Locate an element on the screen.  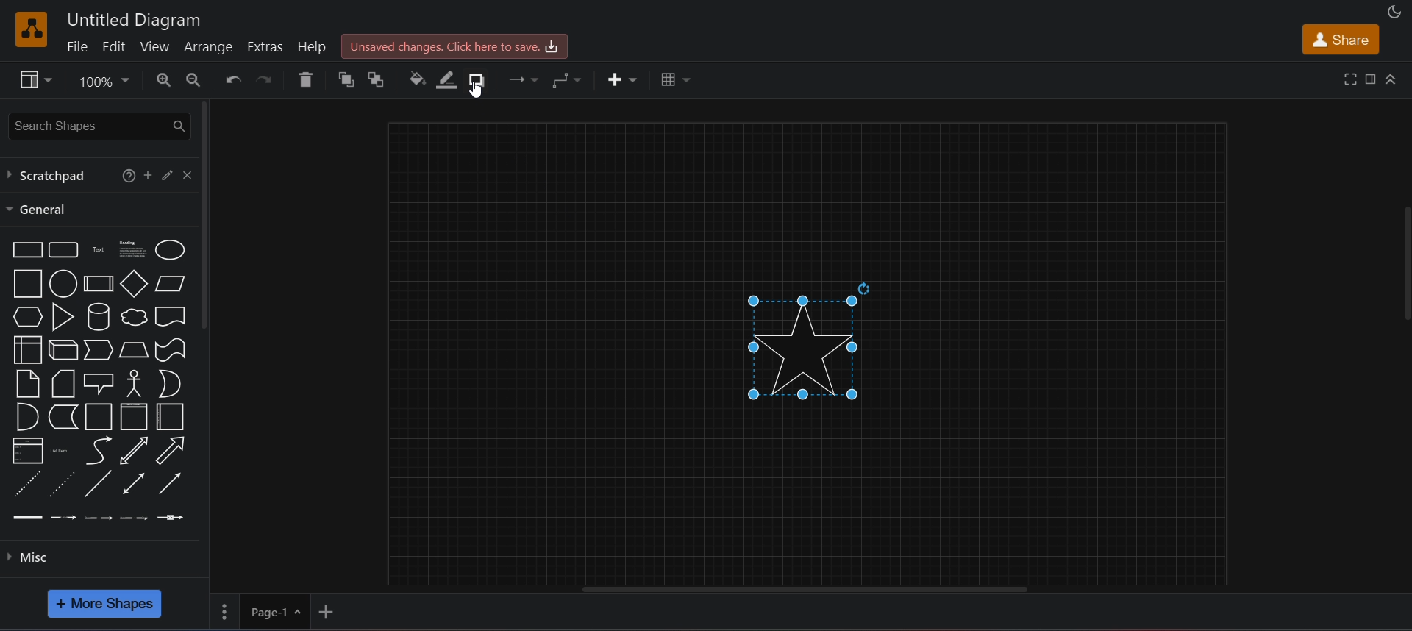
Connector with label is located at coordinates (63, 518).